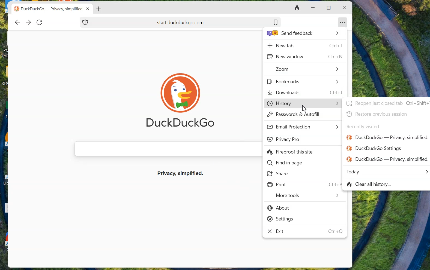  Describe the element at coordinates (285, 163) in the screenshot. I see `Find in page` at that location.